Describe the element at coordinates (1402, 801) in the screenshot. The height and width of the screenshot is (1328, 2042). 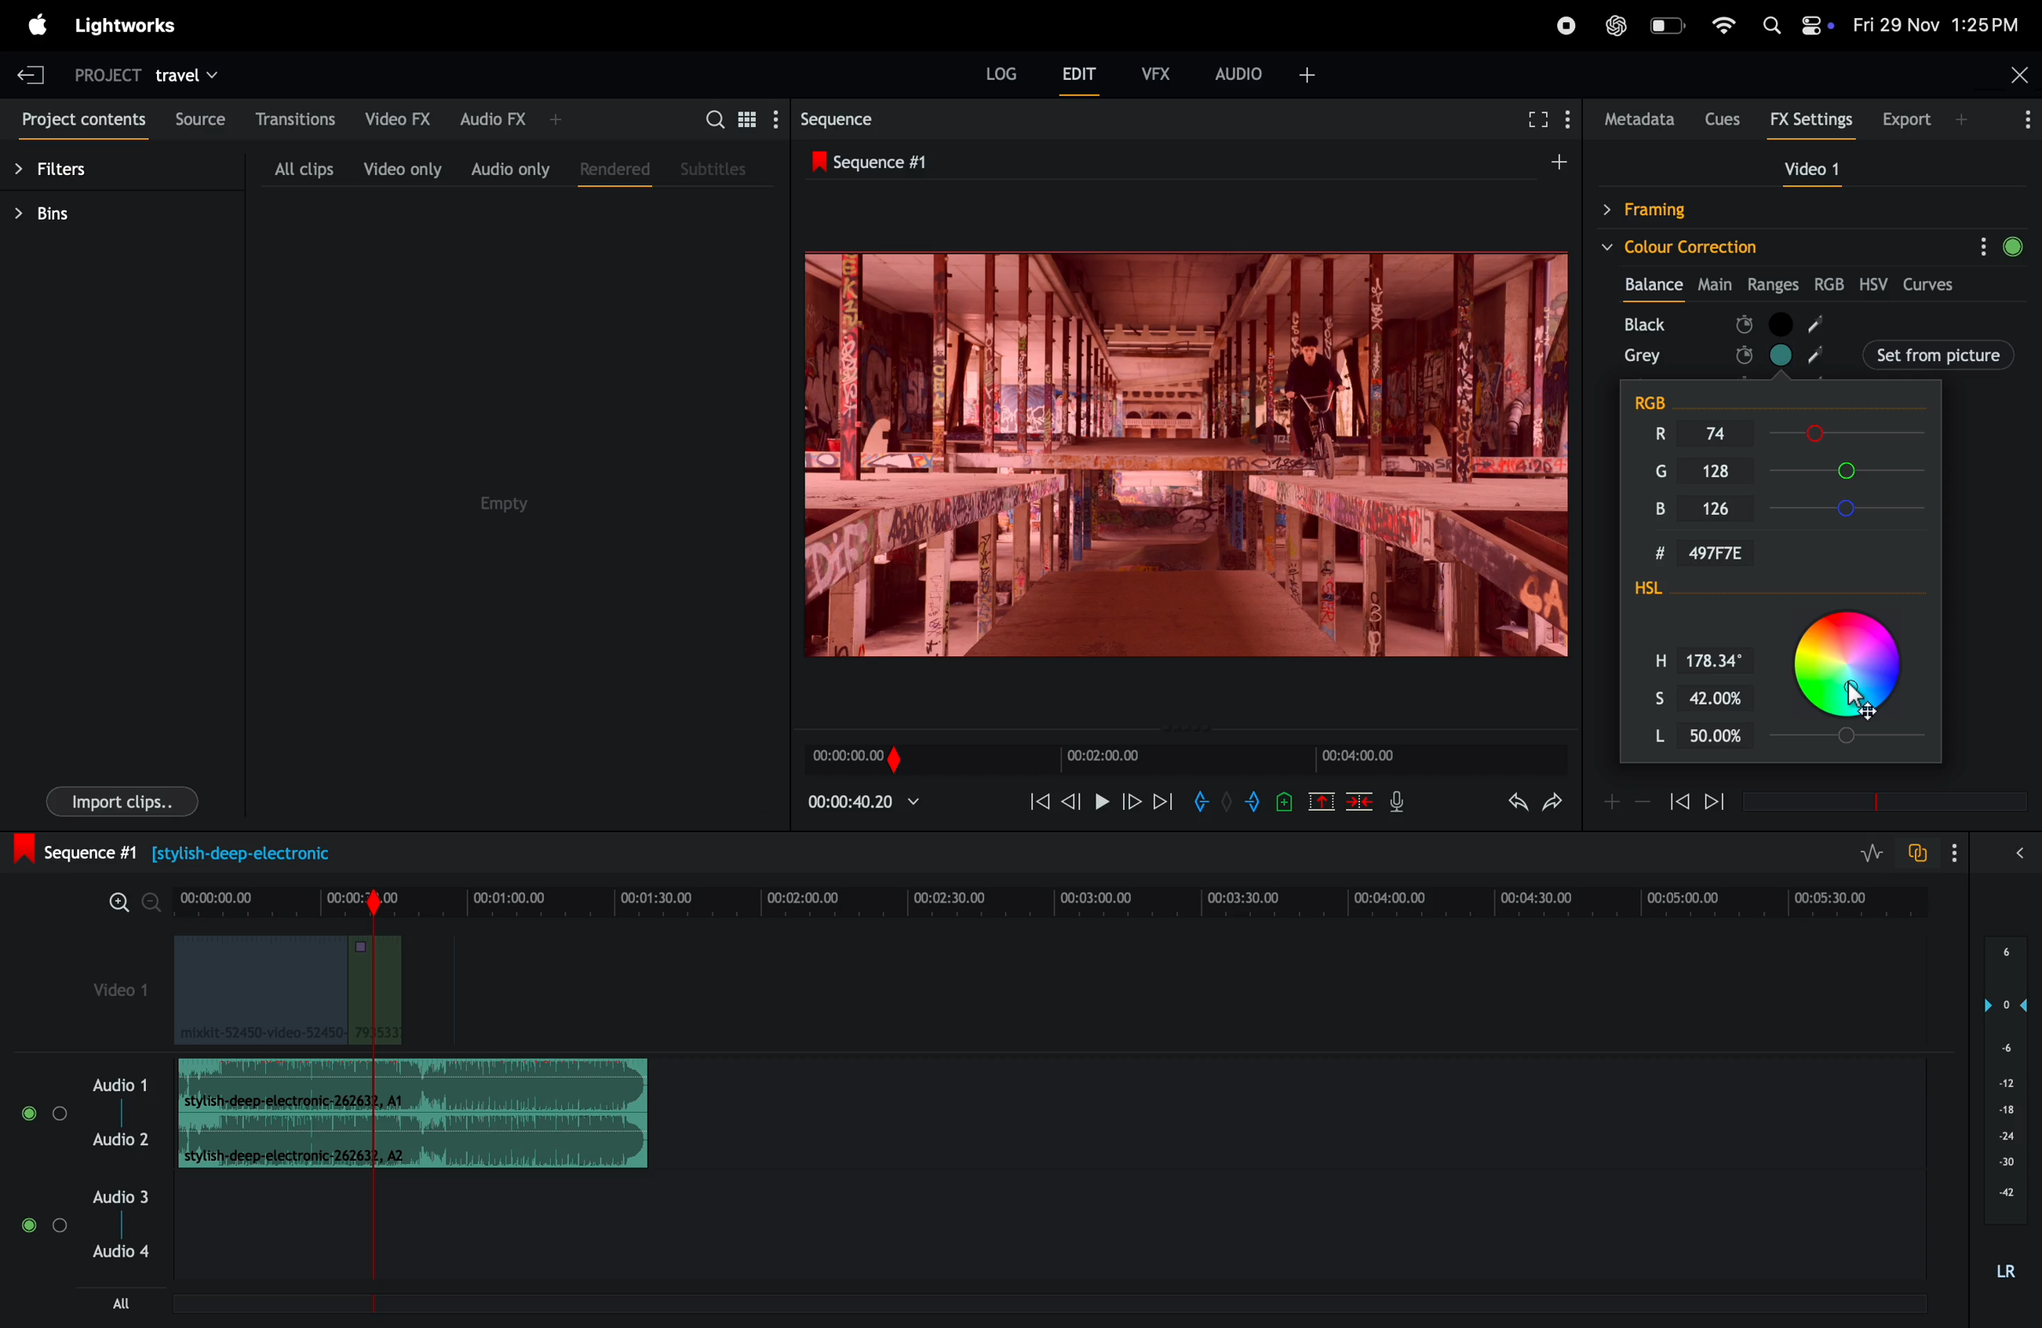
I see `mic` at that location.